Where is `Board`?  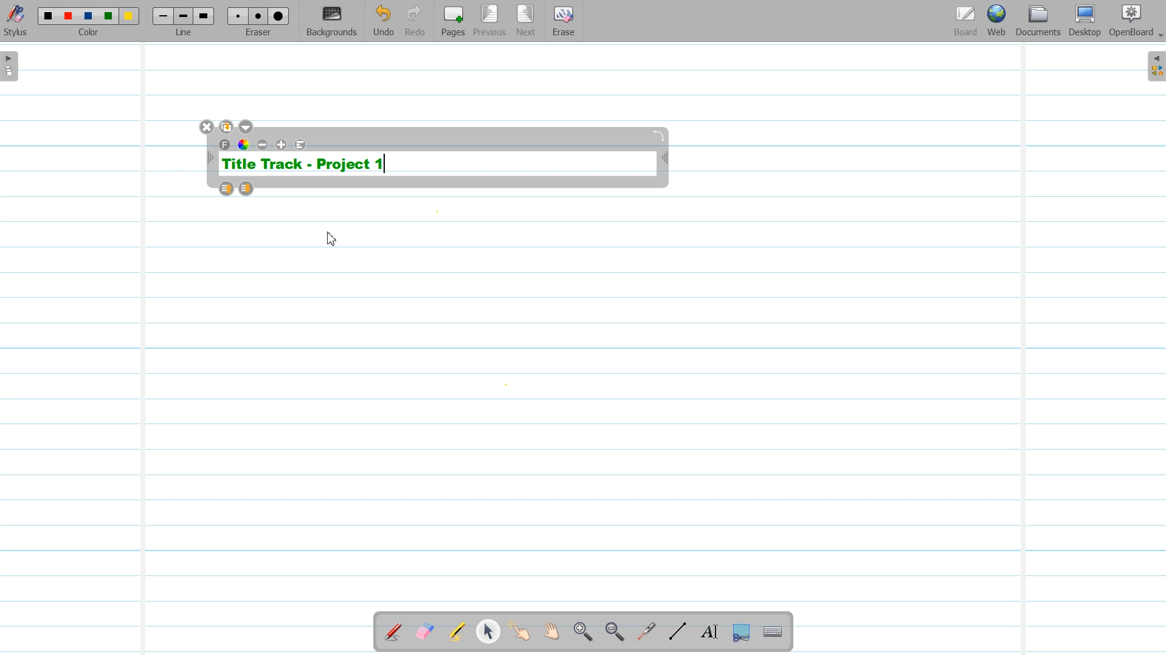
Board is located at coordinates (965, 21).